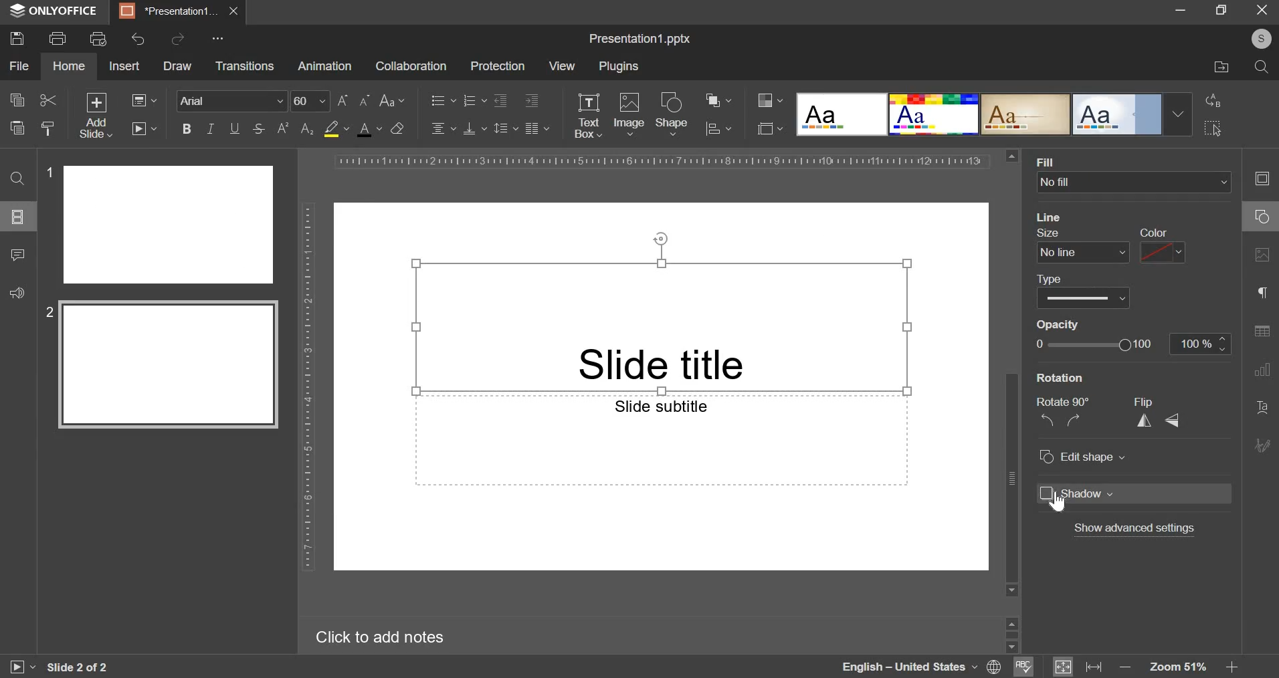 Image resolution: width=1279 pixels, height=678 pixels. Describe the element at coordinates (1099, 344) in the screenshot. I see `opacity bar` at that location.